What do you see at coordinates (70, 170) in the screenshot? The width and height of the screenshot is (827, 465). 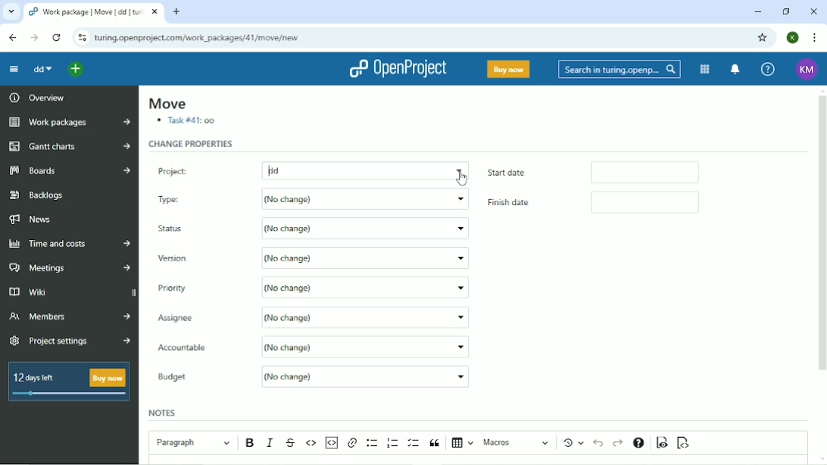 I see `Boards` at bounding box center [70, 170].